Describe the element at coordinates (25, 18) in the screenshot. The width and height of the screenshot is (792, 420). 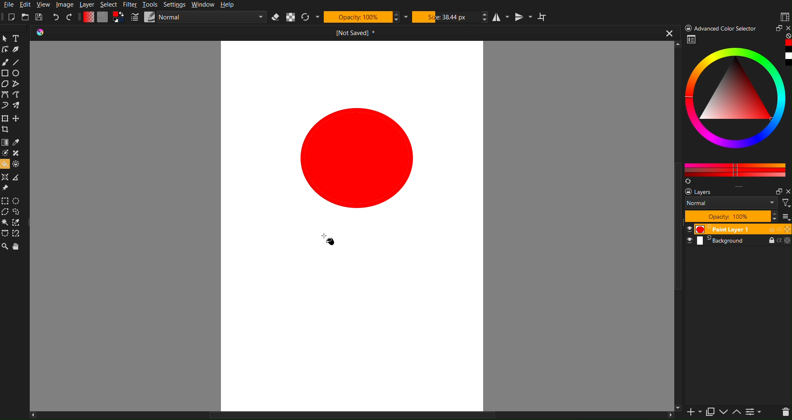
I see `Open` at that location.